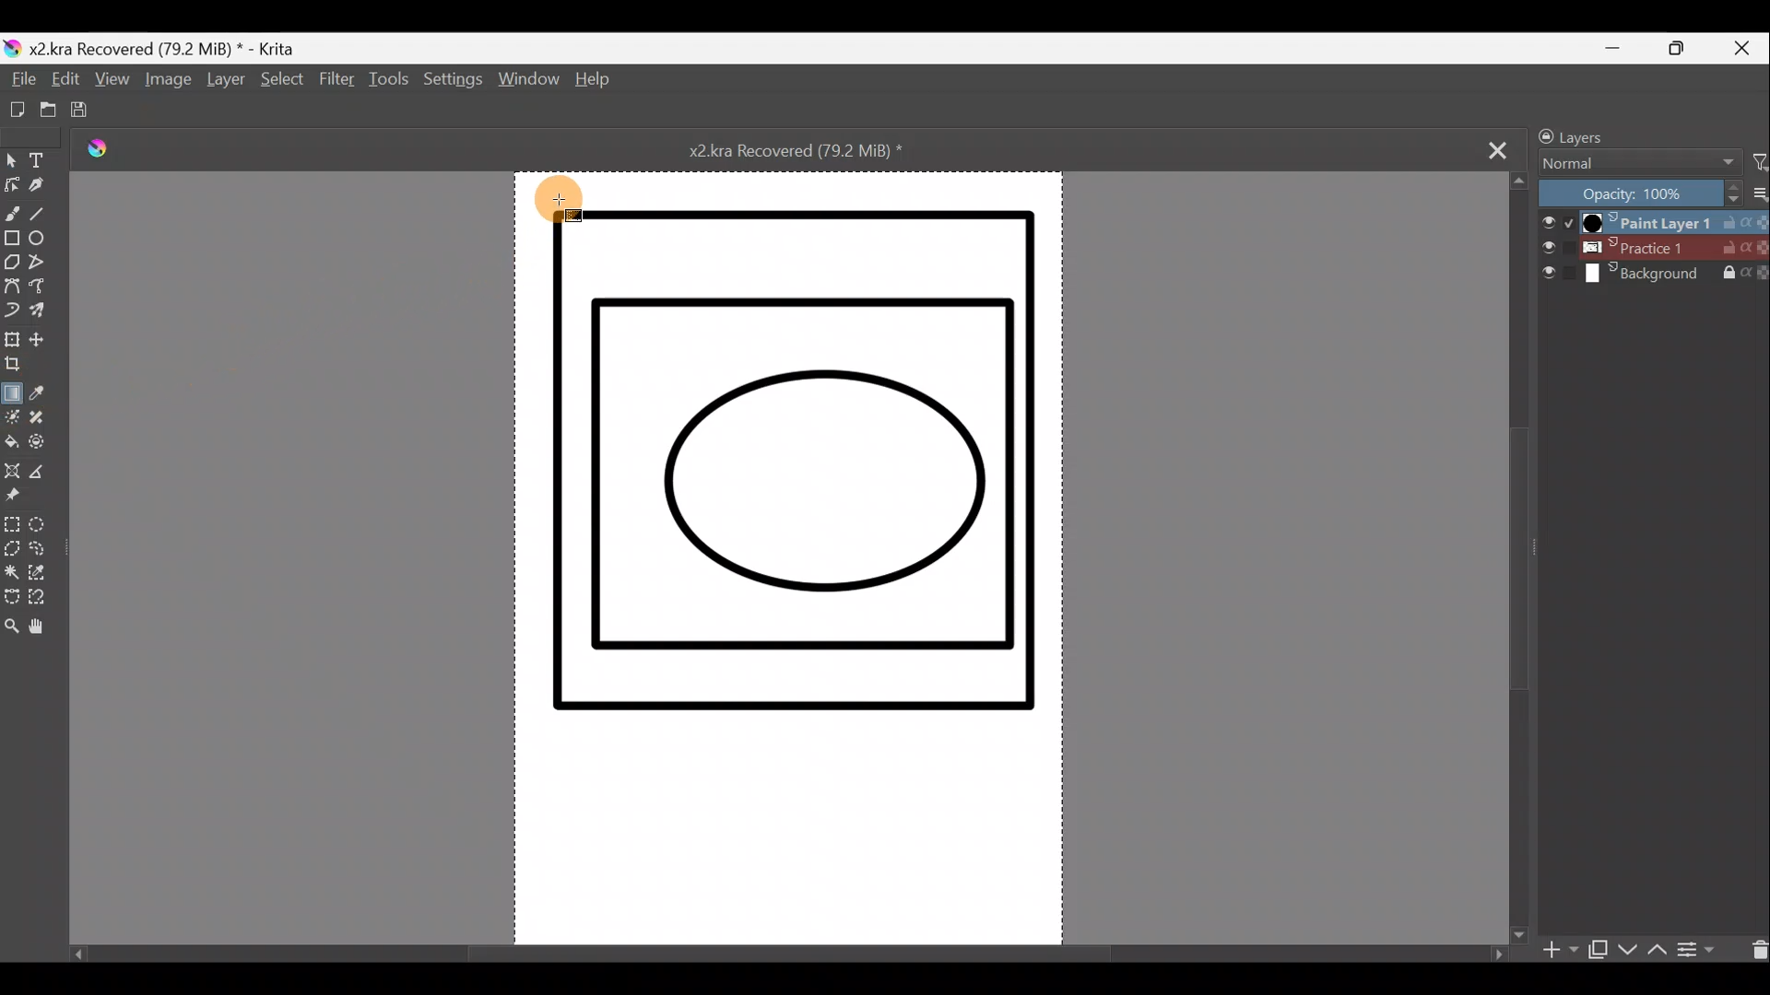 The width and height of the screenshot is (1770, 995). Describe the element at coordinates (41, 111) in the screenshot. I see `Open existing document` at that location.